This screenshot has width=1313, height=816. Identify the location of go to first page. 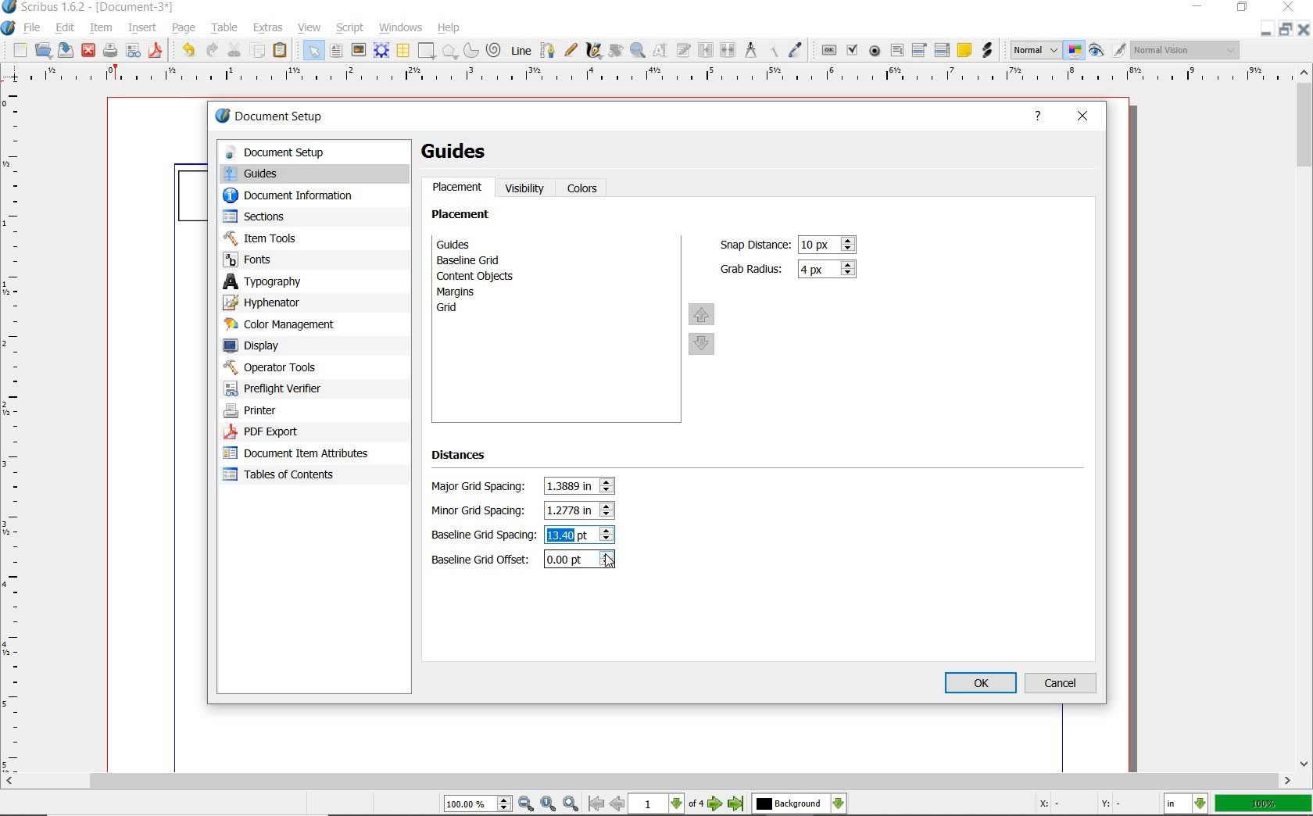
(596, 804).